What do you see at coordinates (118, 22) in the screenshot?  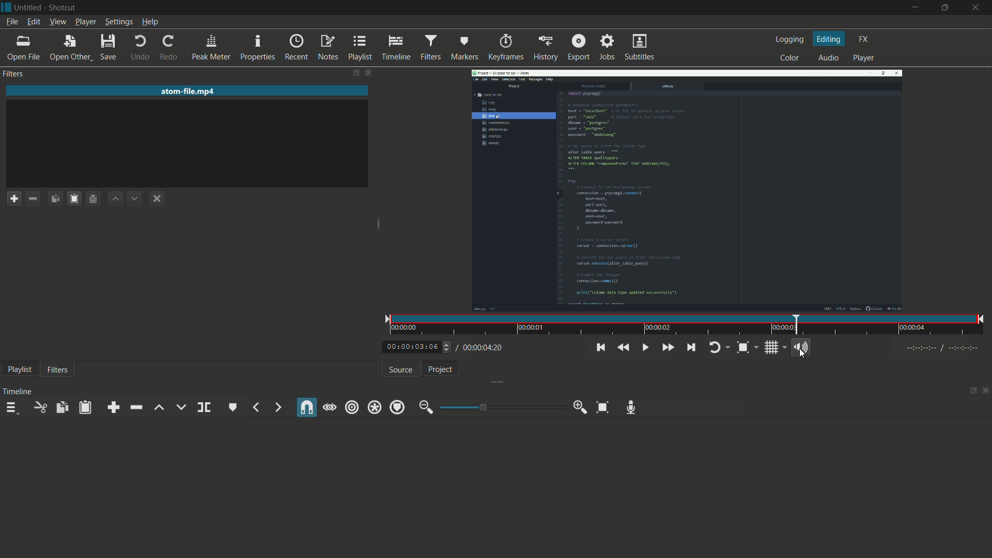 I see `settings menu` at bounding box center [118, 22].